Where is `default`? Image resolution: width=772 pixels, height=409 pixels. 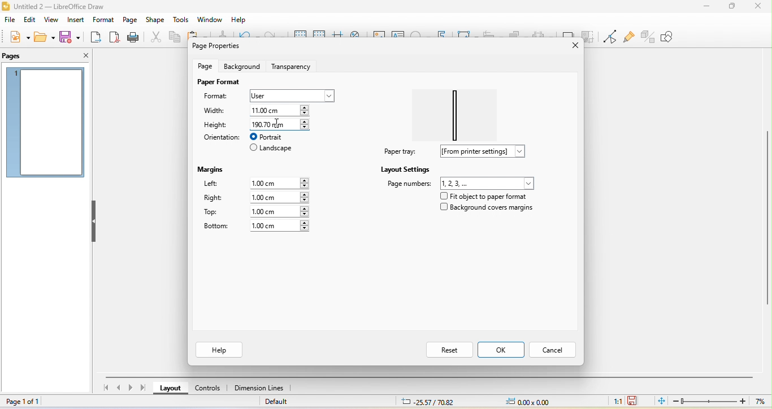
default is located at coordinates (283, 403).